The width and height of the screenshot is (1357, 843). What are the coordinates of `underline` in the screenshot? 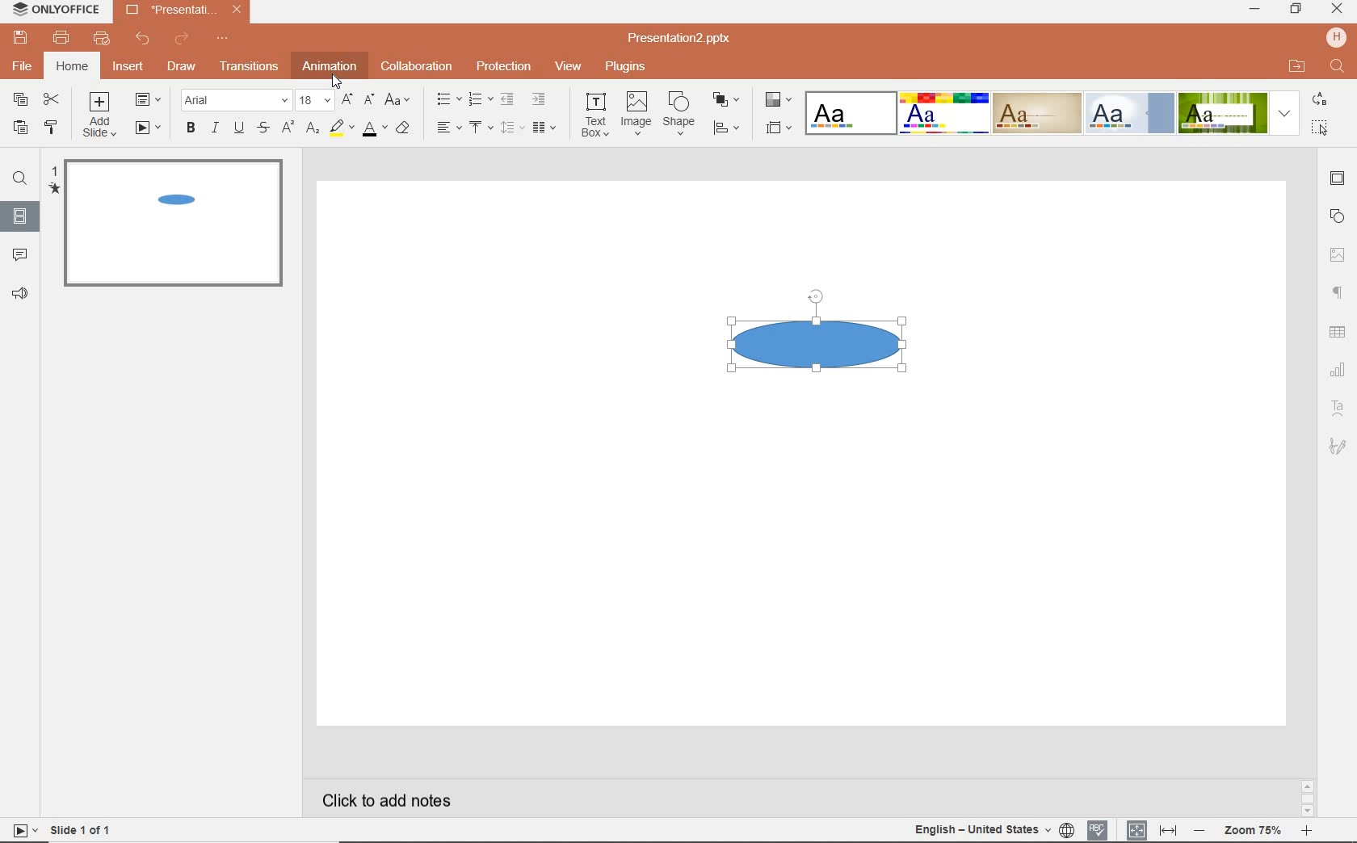 It's located at (239, 129).